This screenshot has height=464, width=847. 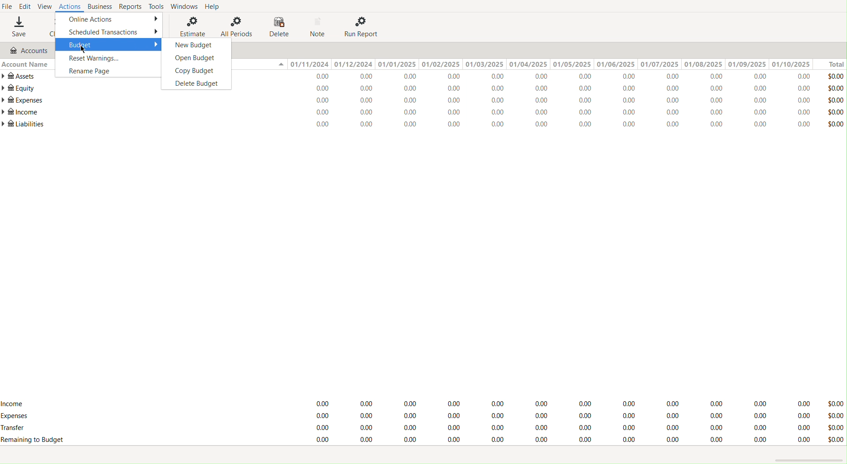 What do you see at coordinates (100, 6) in the screenshot?
I see `Business` at bounding box center [100, 6].